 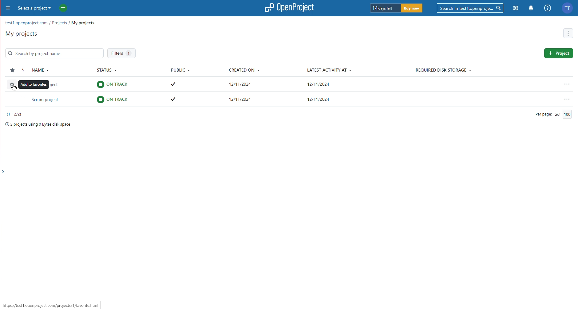 I want to click on Favorites, so click(x=11, y=70).